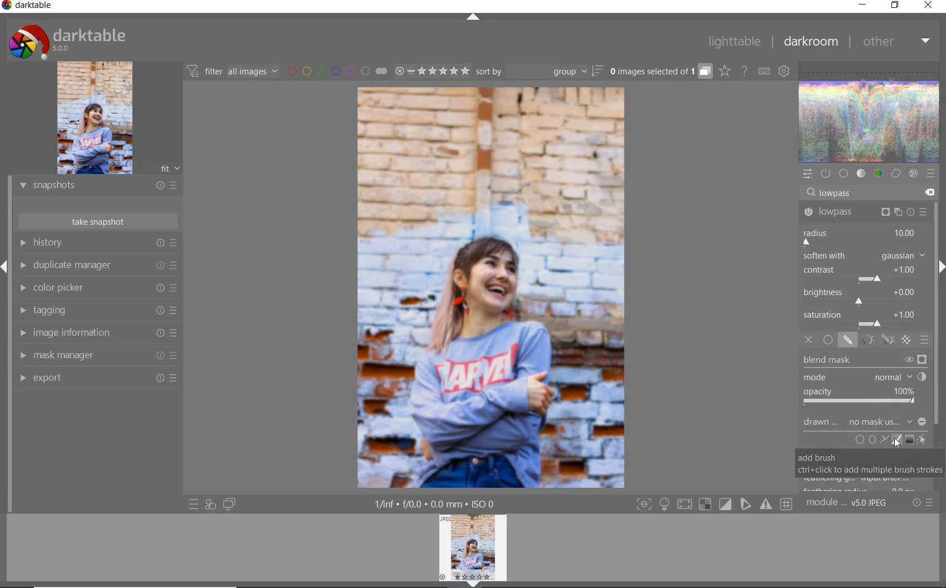 This screenshot has width=946, height=588. What do you see at coordinates (763, 70) in the screenshot?
I see `set keyboard shortcuts` at bounding box center [763, 70].